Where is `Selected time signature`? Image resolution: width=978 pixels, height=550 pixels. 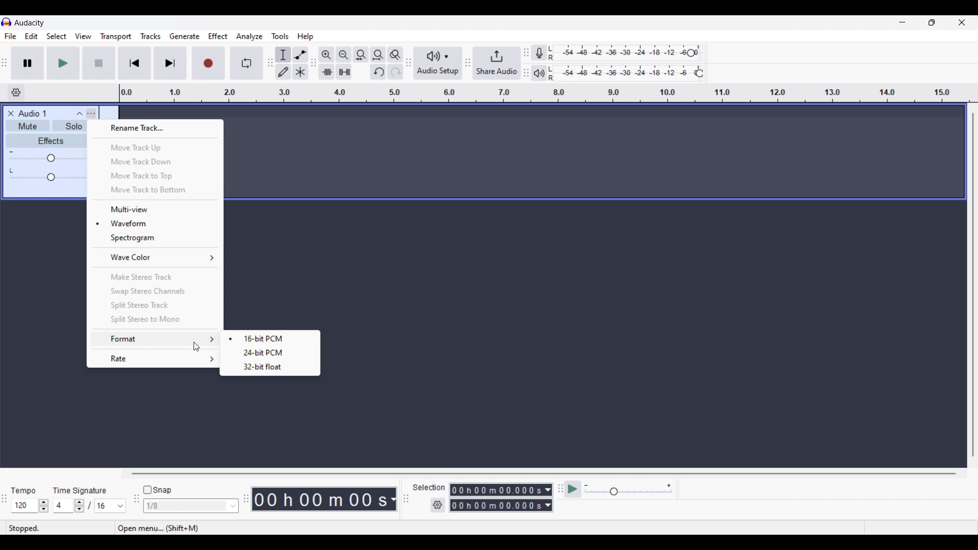
Selected time signature is located at coordinates (64, 506).